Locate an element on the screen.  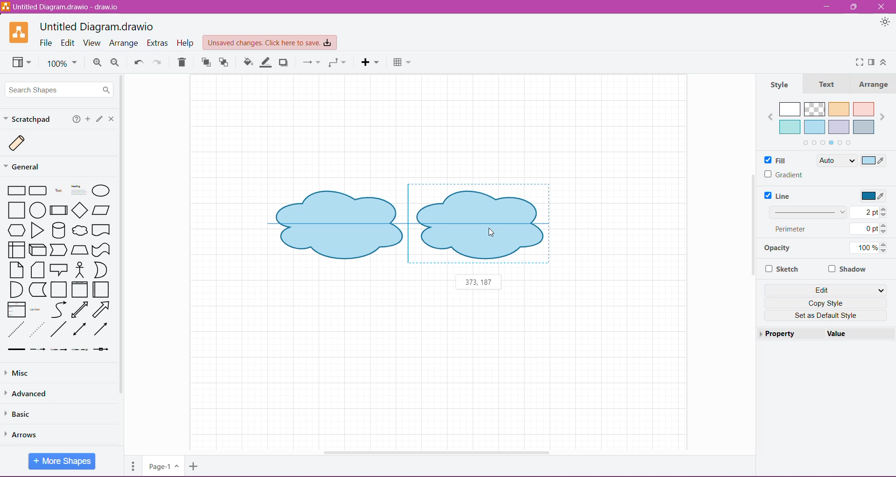
Fill color palette is located at coordinates (826, 123).